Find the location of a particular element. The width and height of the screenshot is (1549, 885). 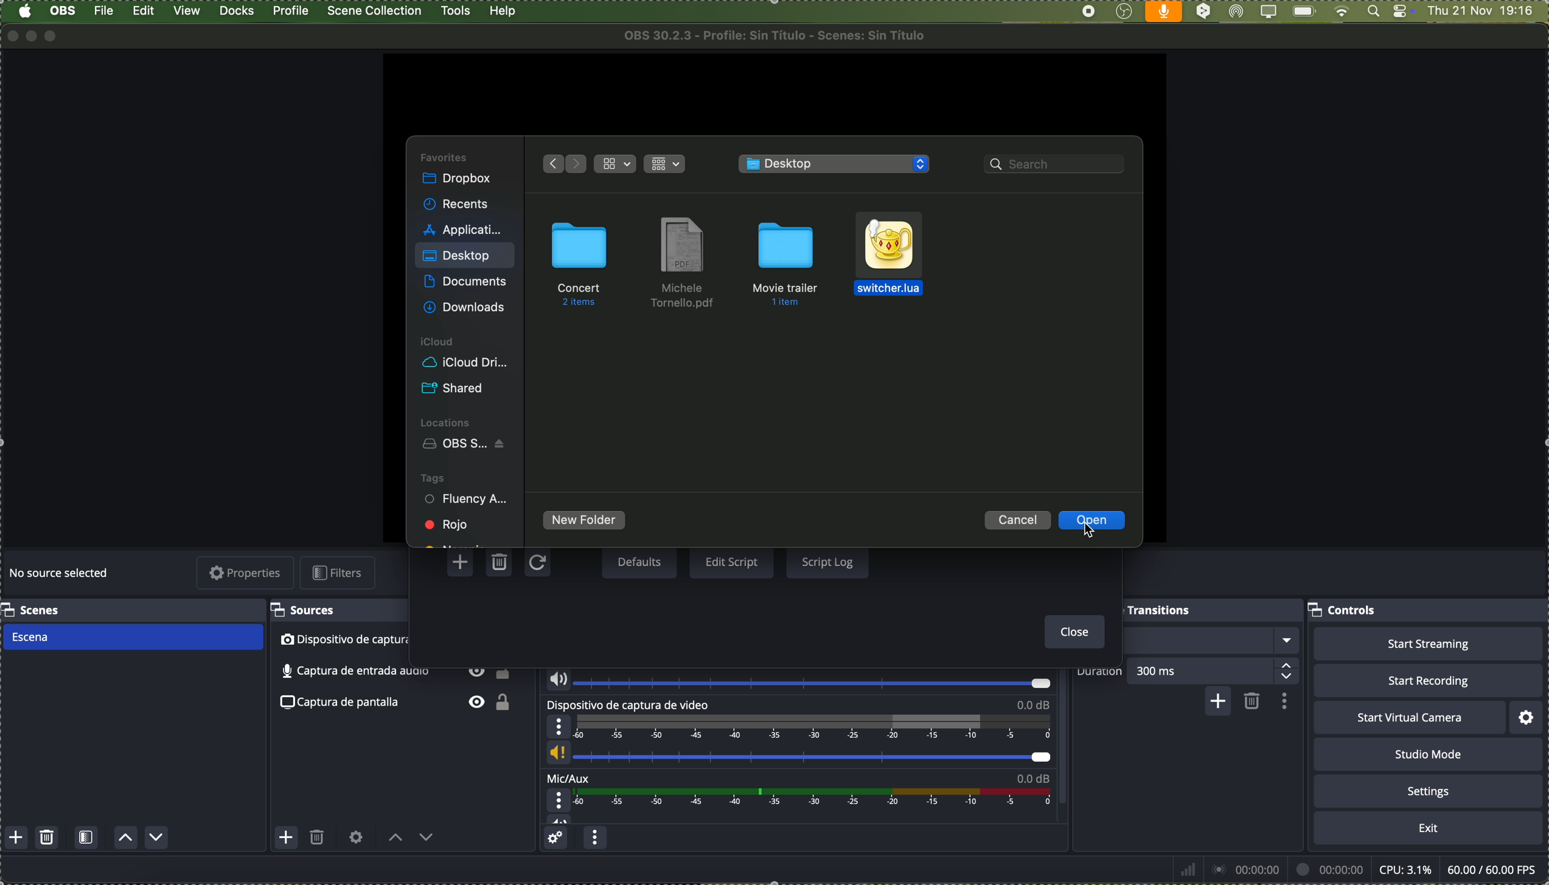

grid view is located at coordinates (667, 162).